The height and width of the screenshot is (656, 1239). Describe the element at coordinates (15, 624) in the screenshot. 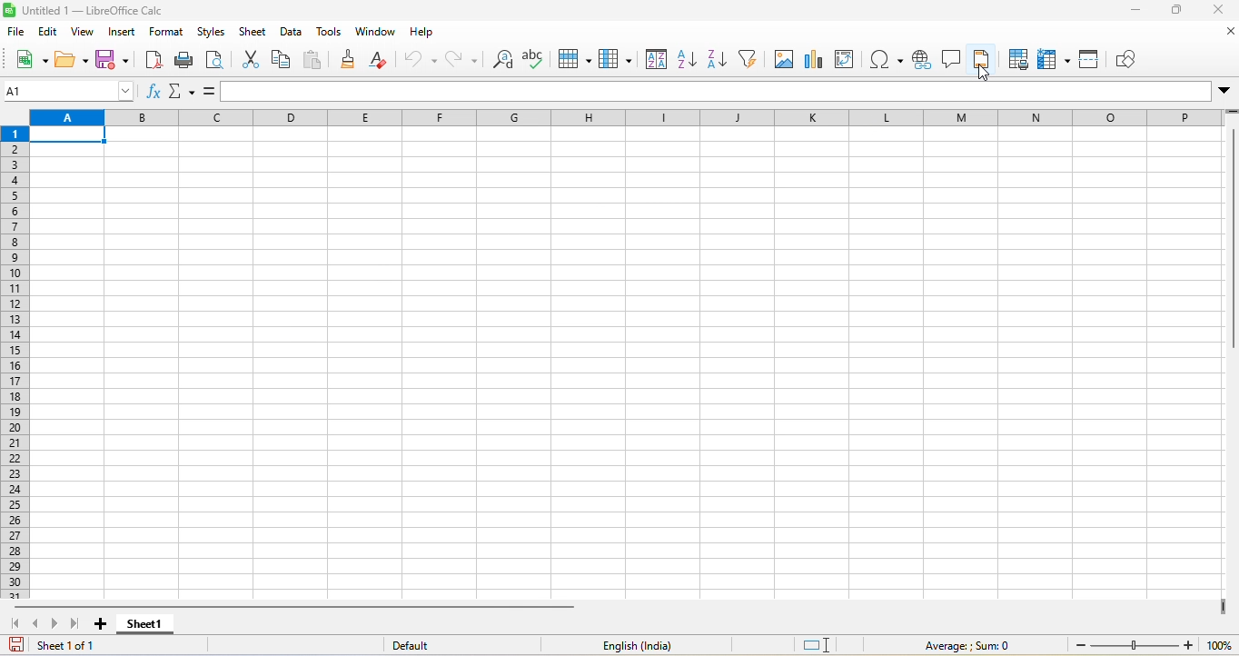

I see `first sheet` at that location.